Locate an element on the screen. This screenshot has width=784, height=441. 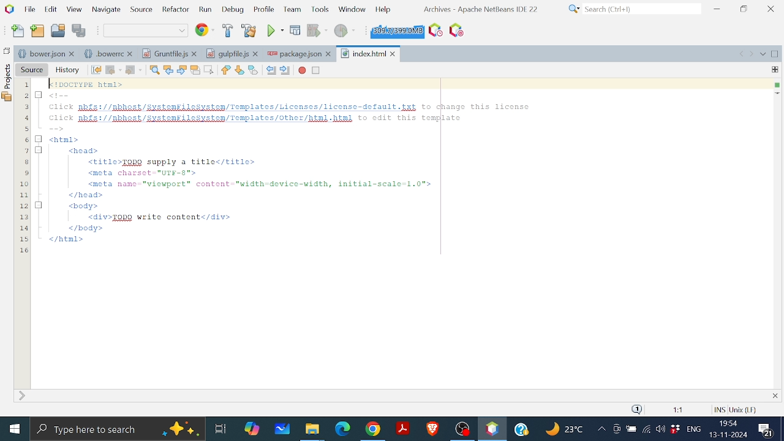
expand sidebar is located at coordinates (21, 396).